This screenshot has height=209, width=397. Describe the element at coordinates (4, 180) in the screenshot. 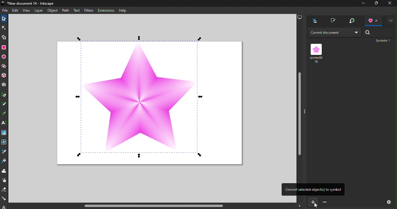

I see `Spray tool` at that location.